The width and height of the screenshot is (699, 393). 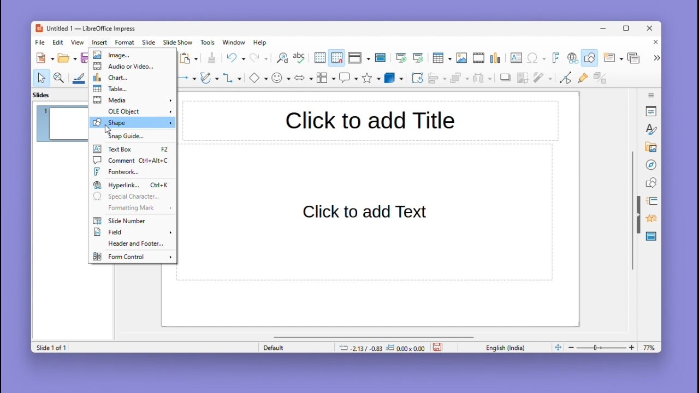 I want to click on save, so click(x=439, y=346).